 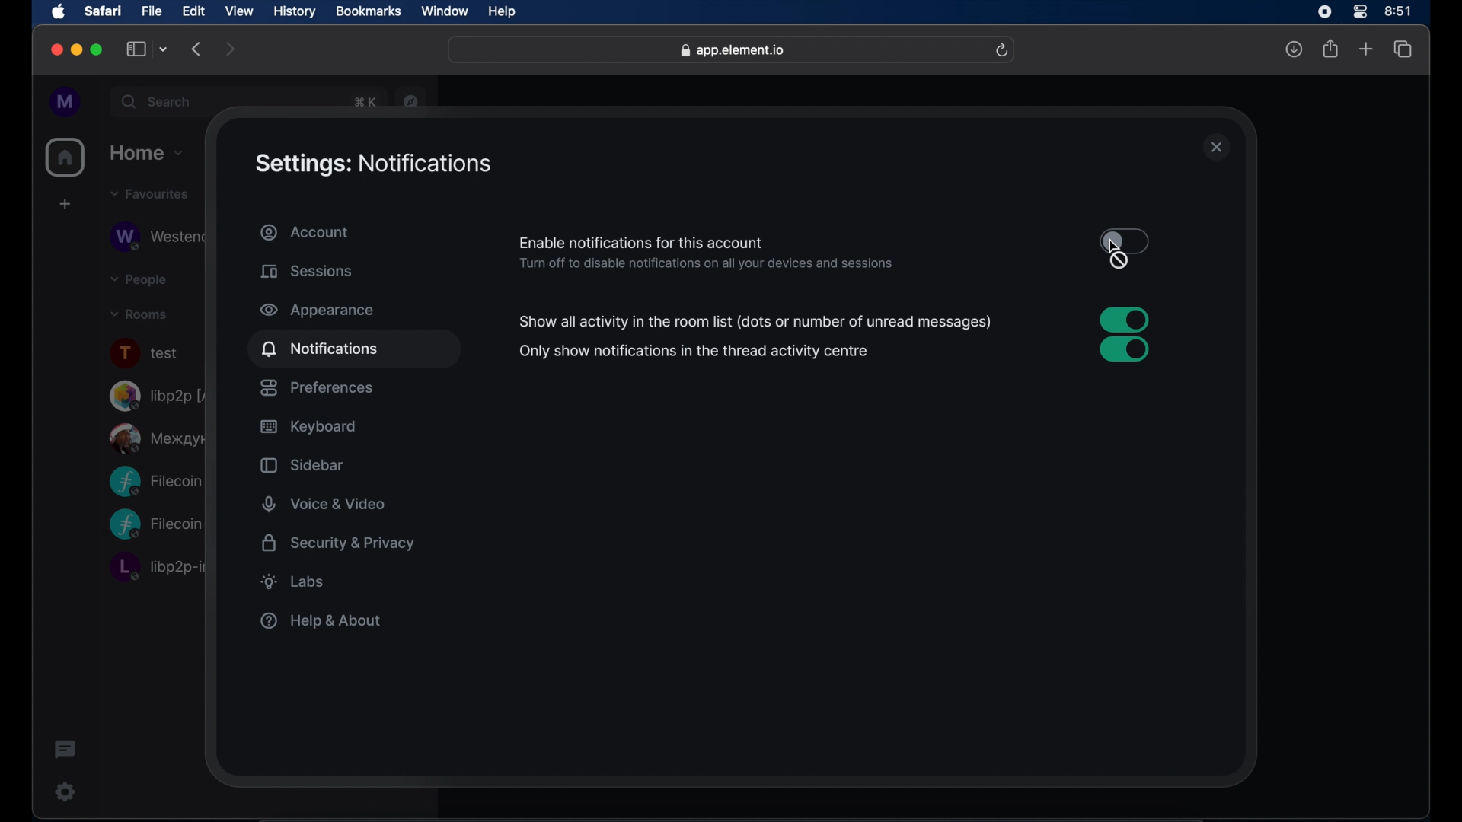 What do you see at coordinates (317, 388) in the screenshot?
I see `preferences` at bounding box center [317, 388].